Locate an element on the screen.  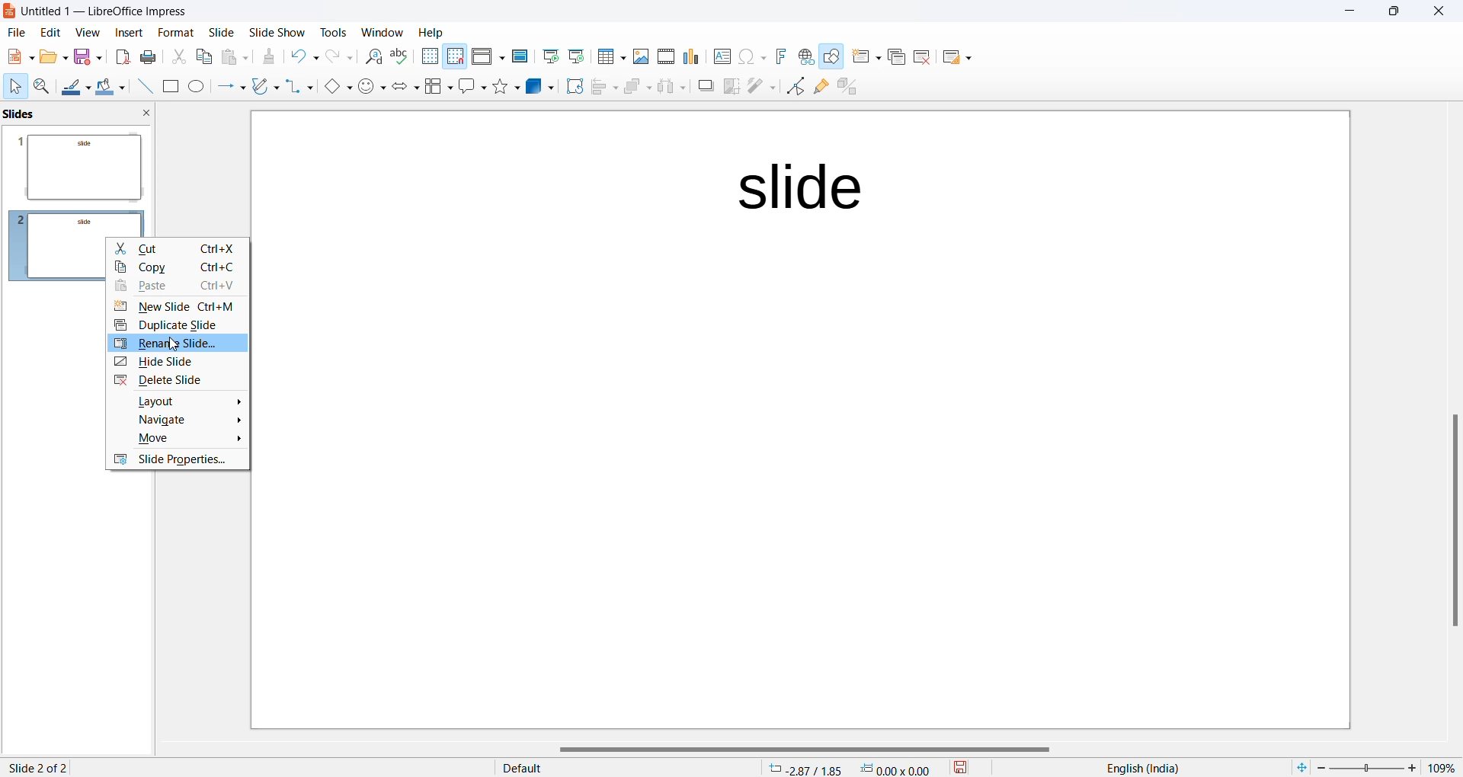
display type is located at coordinates (606, 768).